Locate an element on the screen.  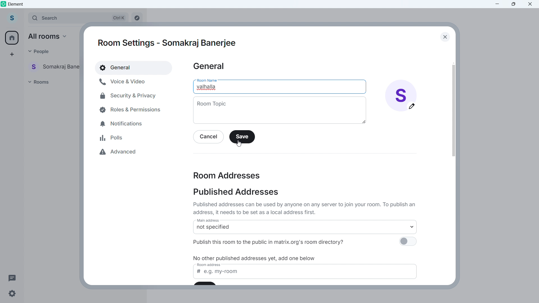
no other published addresses yet,add one below is located at coordinates (256, 258).